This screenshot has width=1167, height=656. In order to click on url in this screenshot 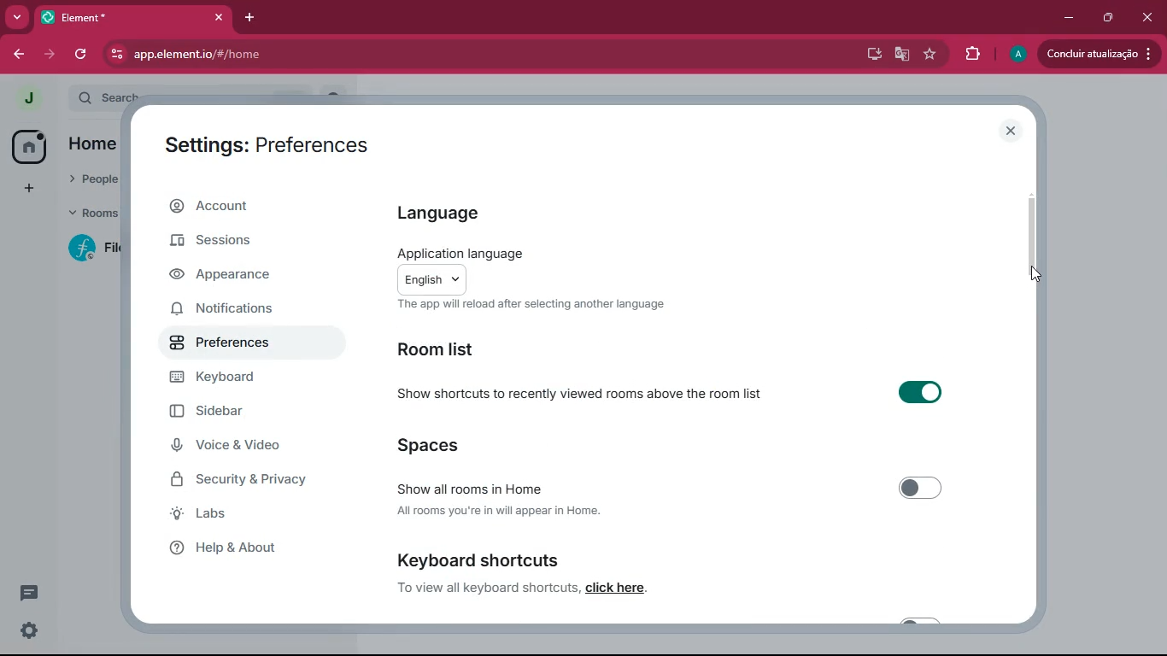, I will do `click(256, 55)`.